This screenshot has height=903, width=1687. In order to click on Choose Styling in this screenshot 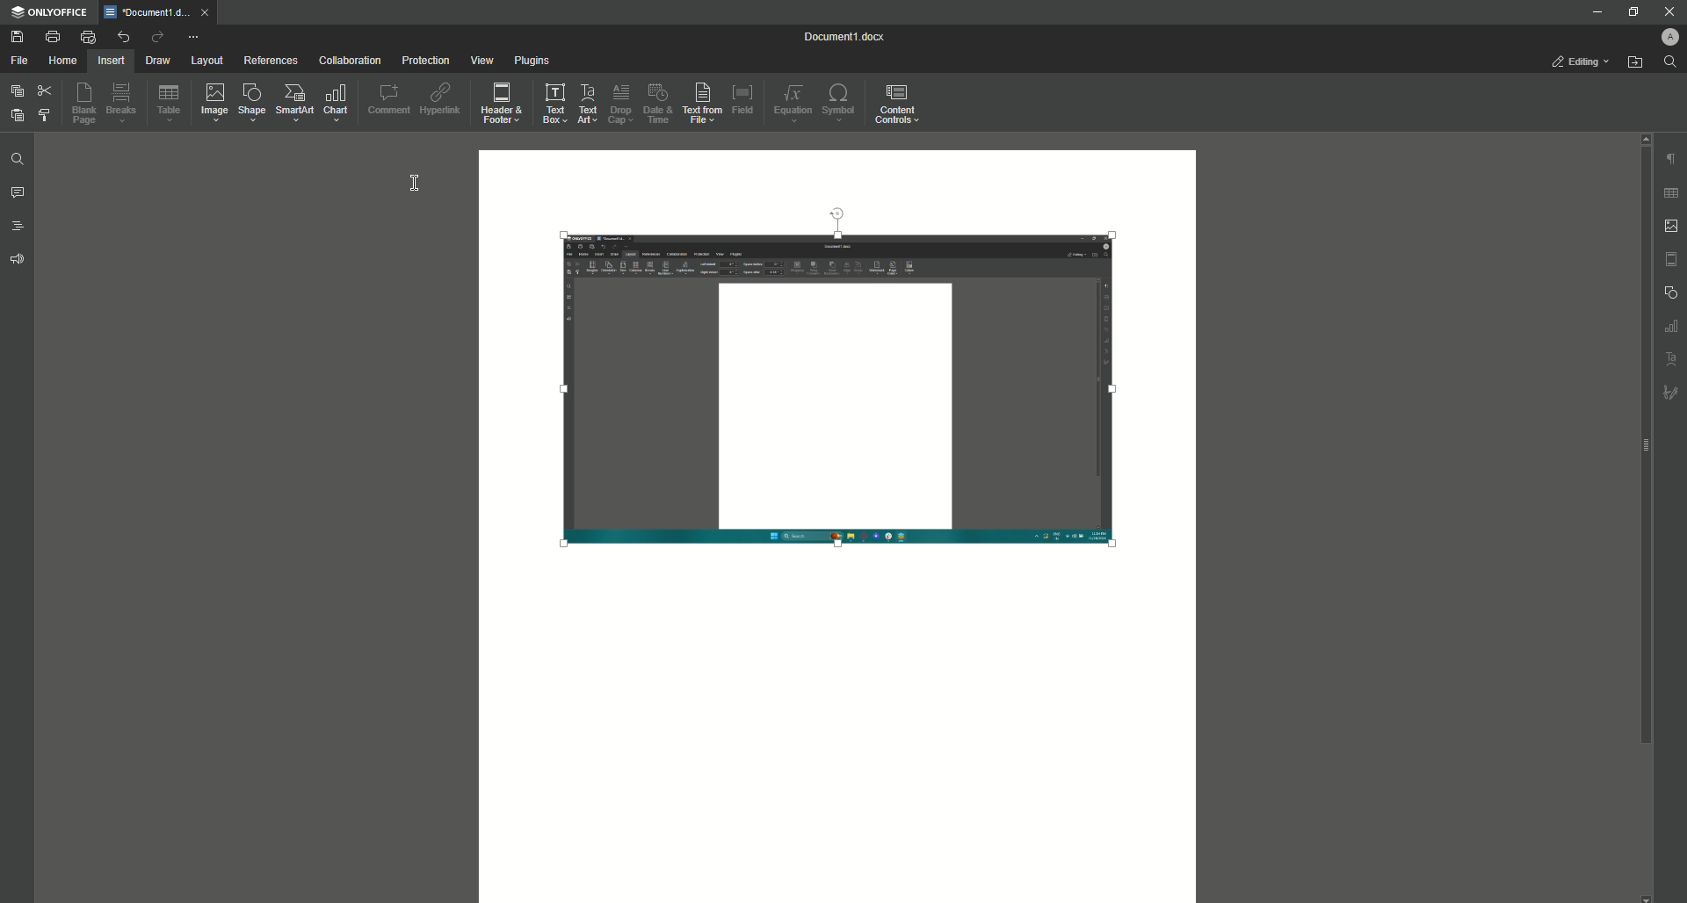, I will do `click(45, 116)`.